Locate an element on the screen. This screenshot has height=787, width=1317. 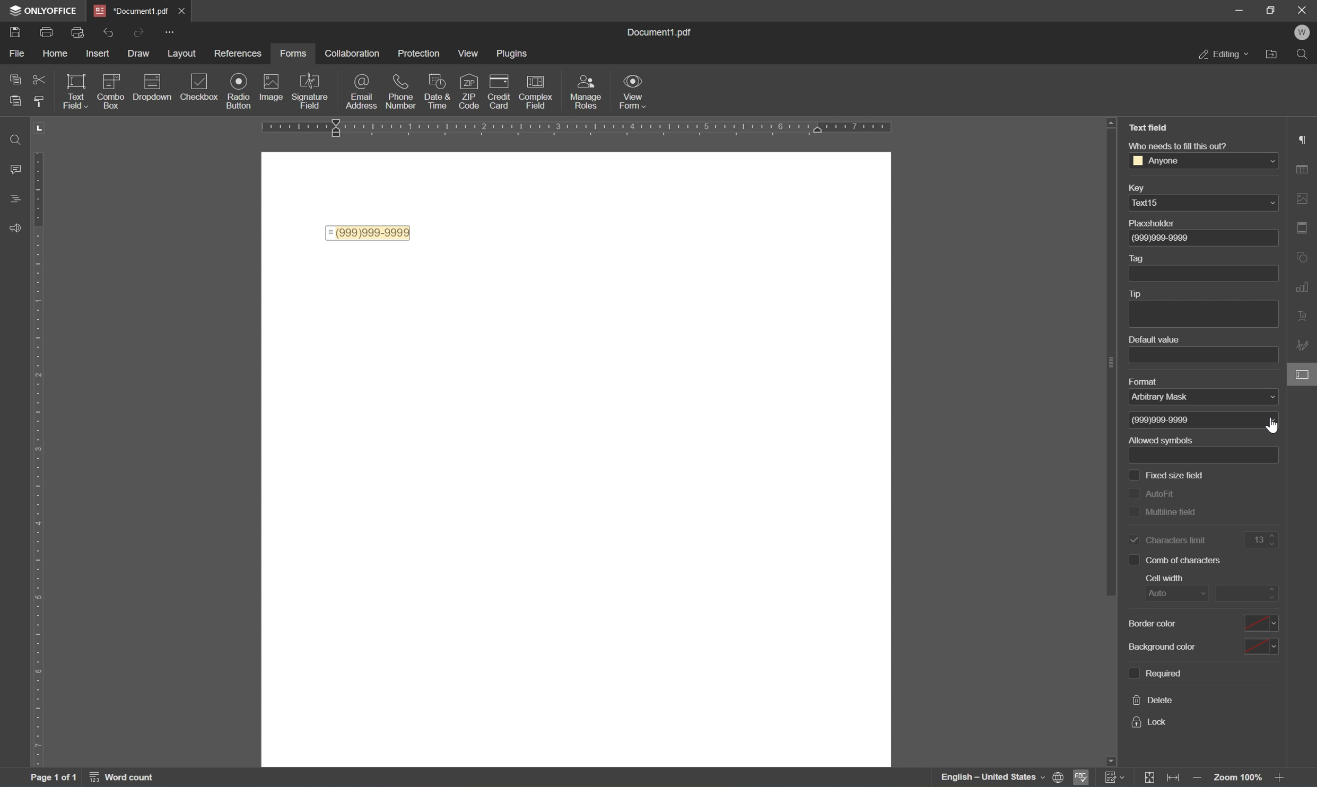
welcome is located at coordinates (1303, 31).